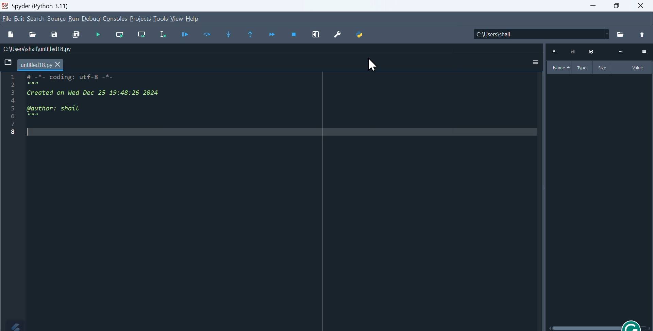  Describe the element at coordinates (593, 7) in the screenshot. I see `minimise` at that location.